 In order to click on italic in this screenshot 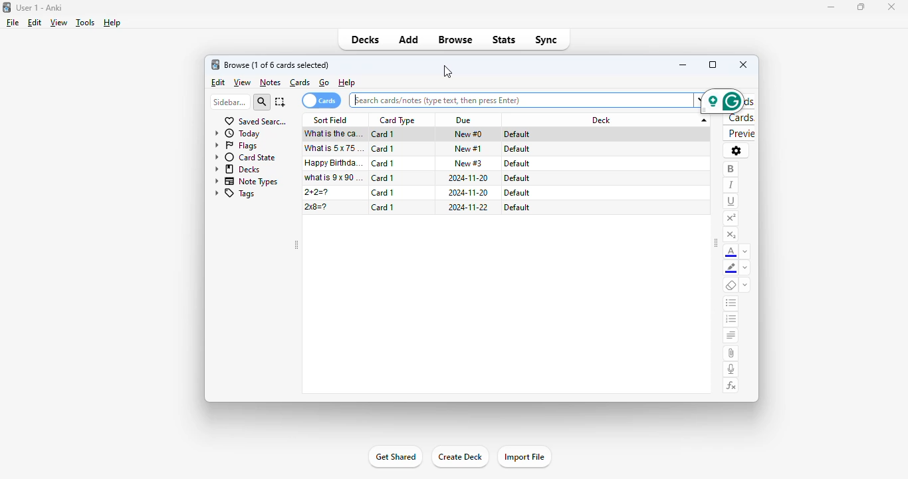, I will do `click(731, 186)`.